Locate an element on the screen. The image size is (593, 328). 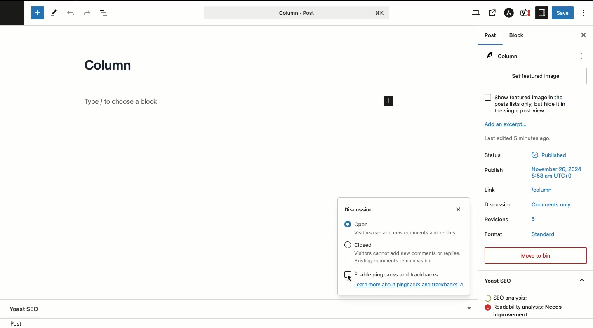
Close is located at coordinates (458, 209).